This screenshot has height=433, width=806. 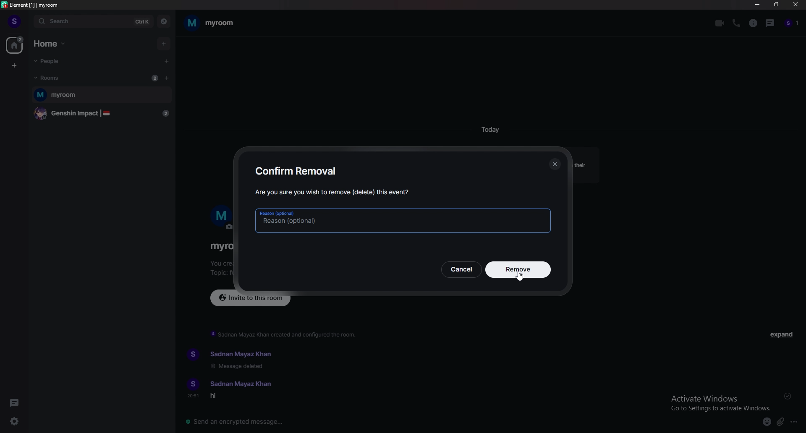 What do you see at coordinates (166, 61) in the screenshot?
I see `start chat` at bounding box center [166, 61].